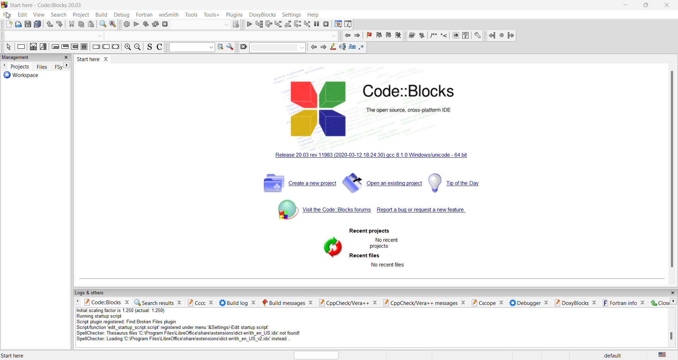 The width and height of the screenshot is (678, 360). What do you see at coordinates (138, 48) in the screenshot?
I see `zoom out` at bounding box center [138, 48].